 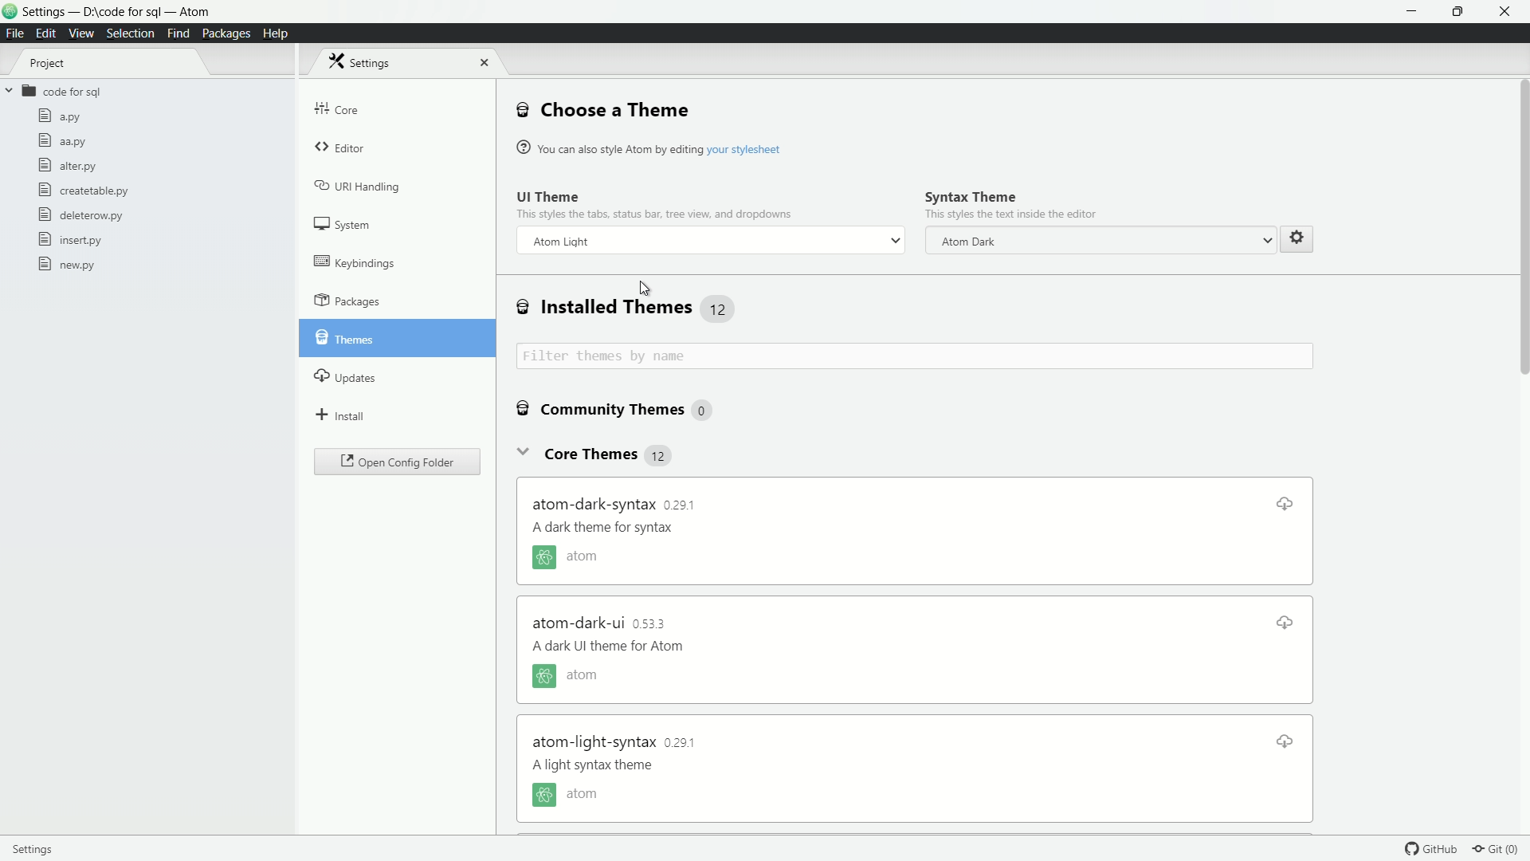 I want to click on updates, so click(x=347, y=375).